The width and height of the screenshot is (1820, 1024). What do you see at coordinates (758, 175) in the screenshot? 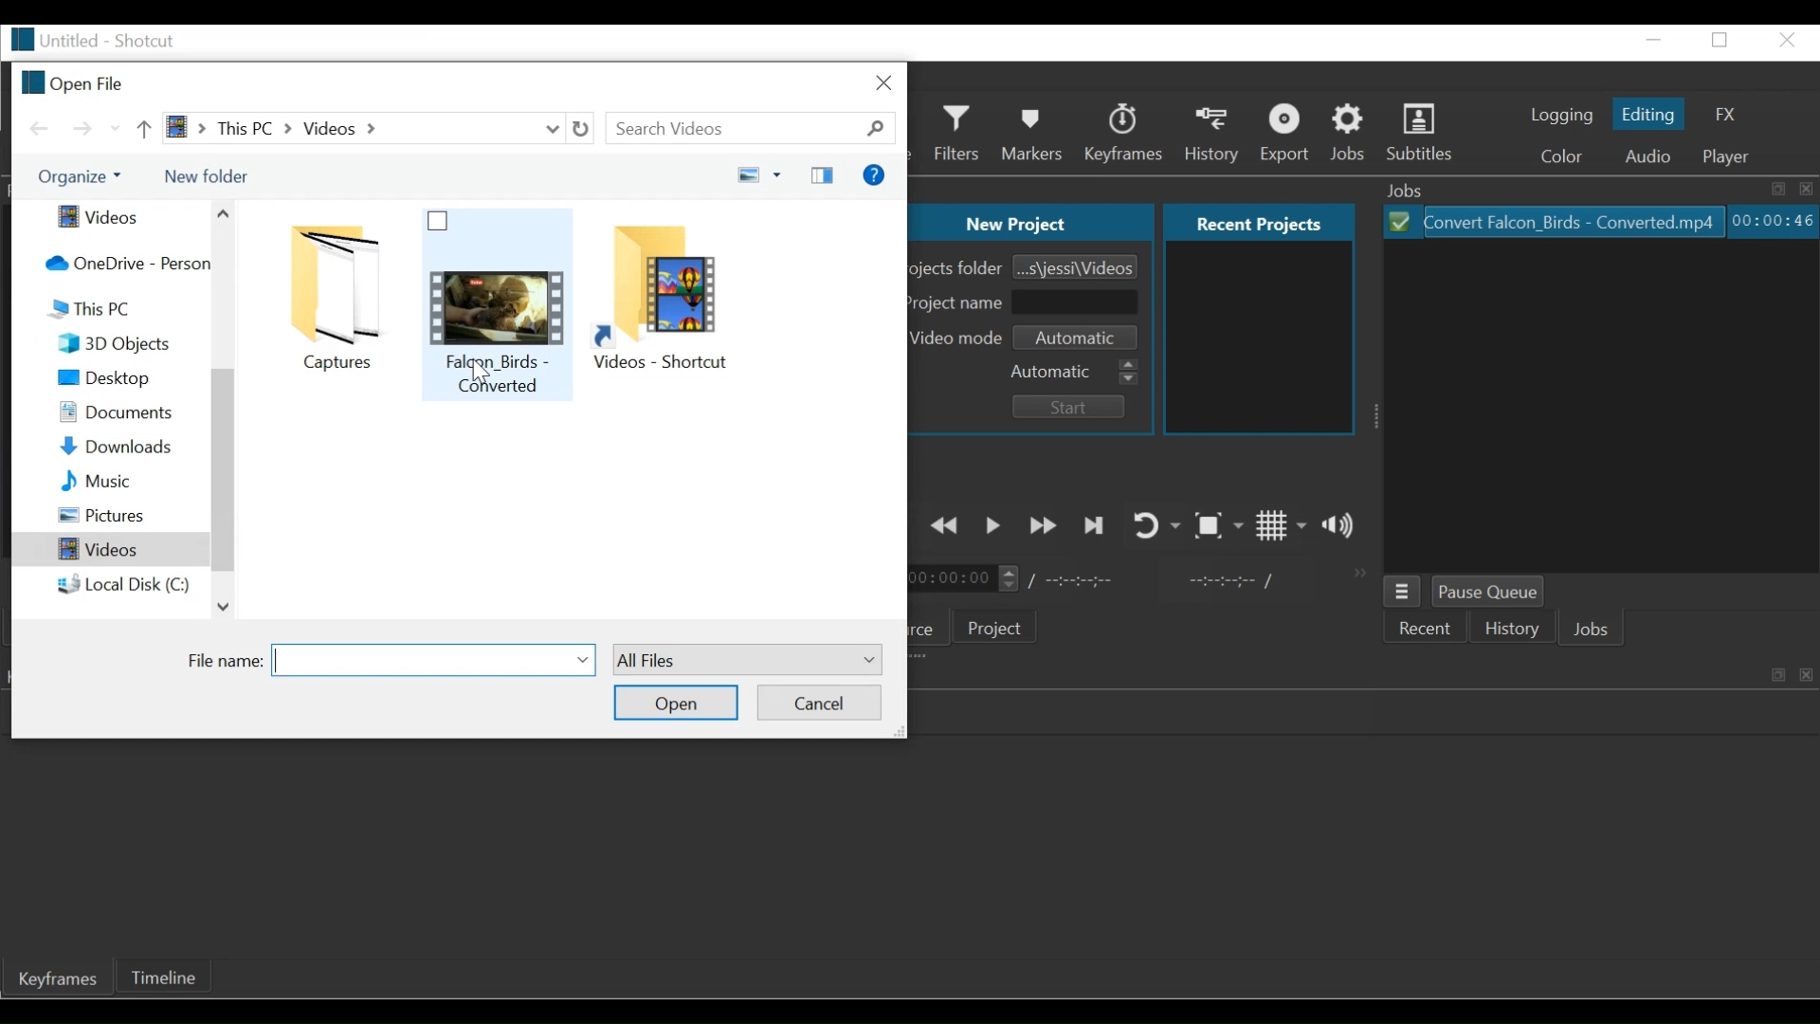
I see `Change your view` at bounding box center [758, 175].